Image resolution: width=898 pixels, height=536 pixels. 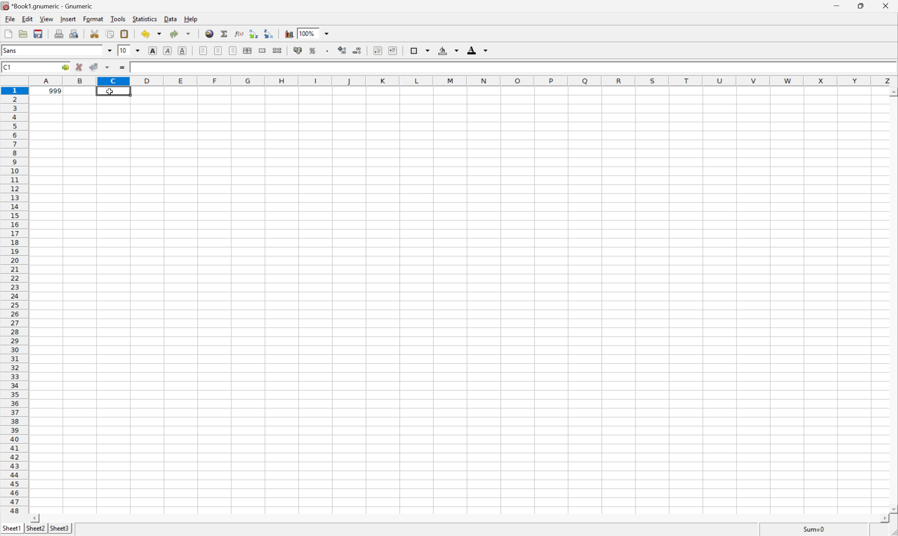 What do you see at coordinates (121, 68) in the screenshot?
I see `enter formula` at bounding box center [121, 68].